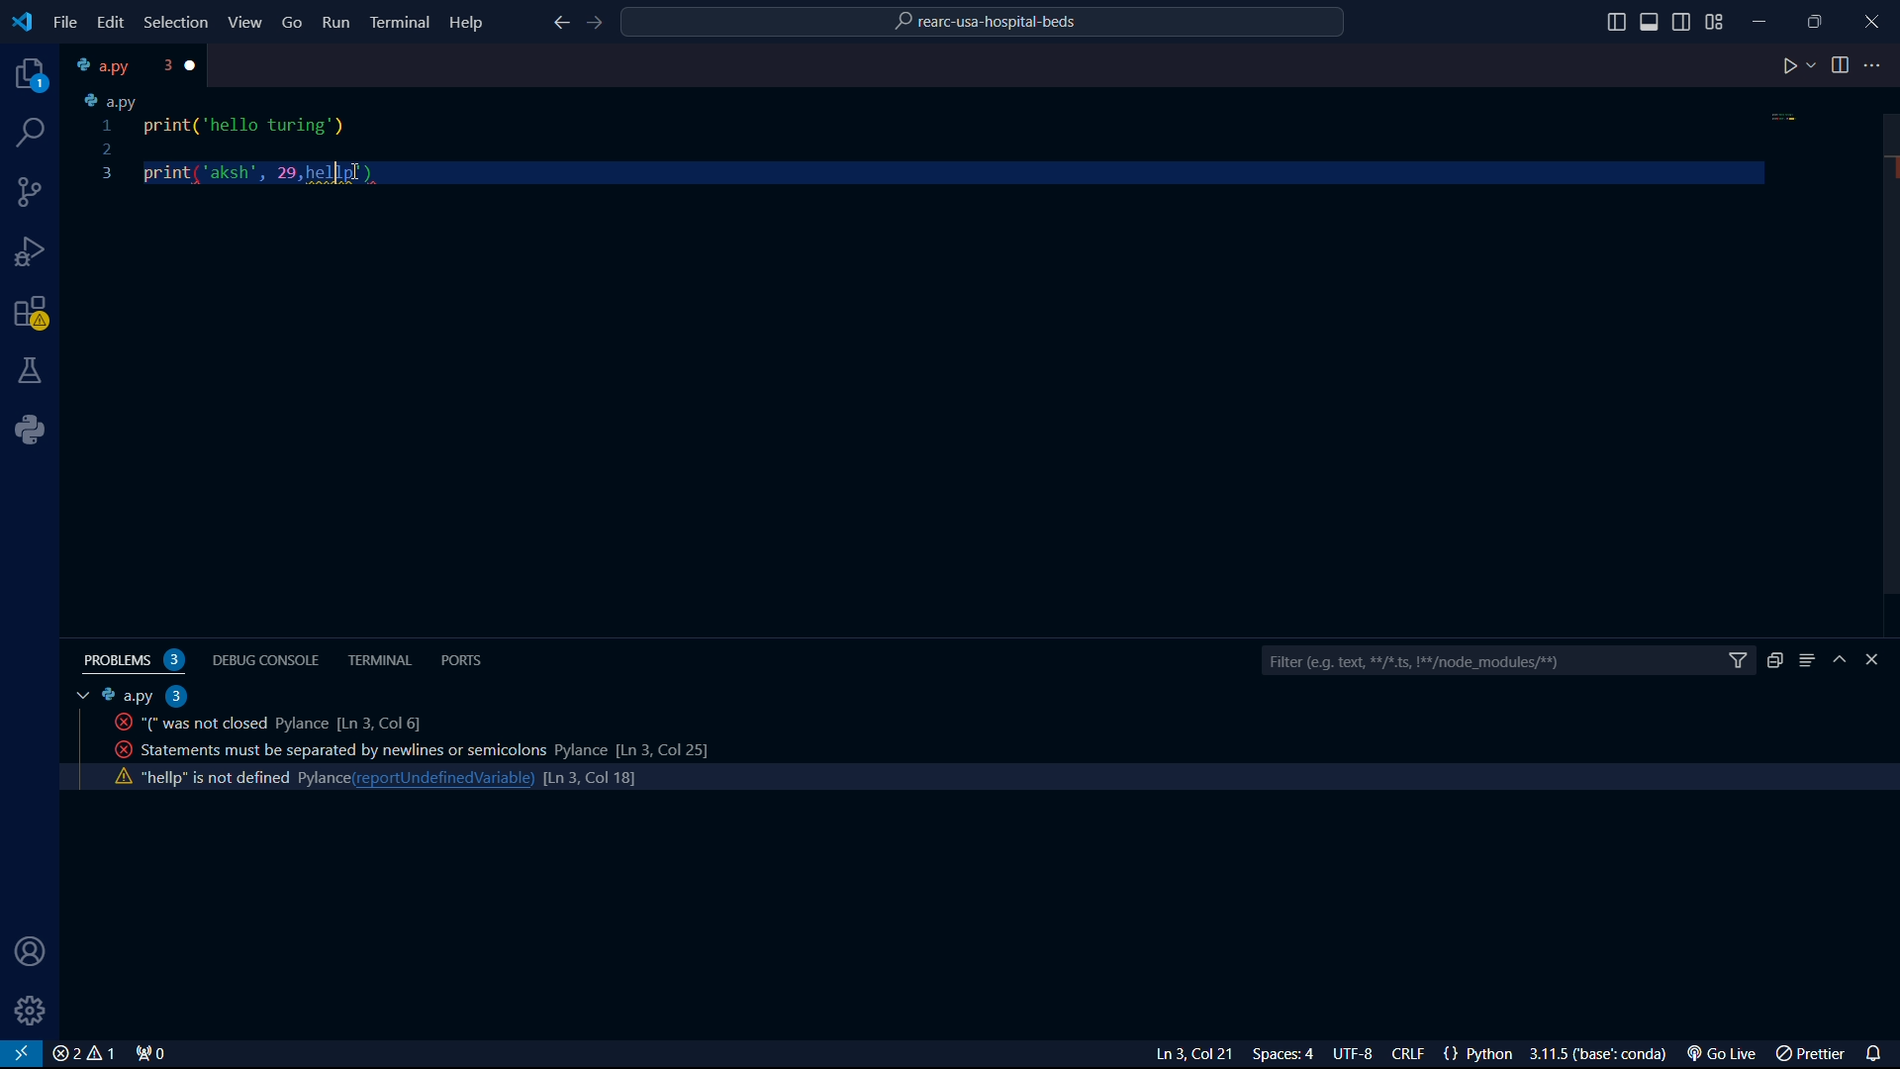 This screenshot has width=1900, height=1069. What do you see at coordinates (83, 1054) in the screenshot?
I see `close` at bounding box center [83, 1054].